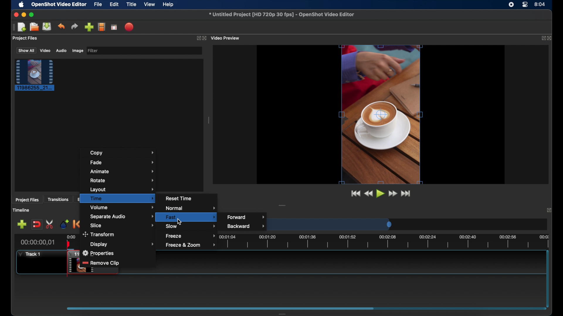 The width and height of the screenshot is (563, 316). What do you see at coordinates (59, 5) in the screenshot?
I see `openshot video editor` at bounding box center [59, 5].